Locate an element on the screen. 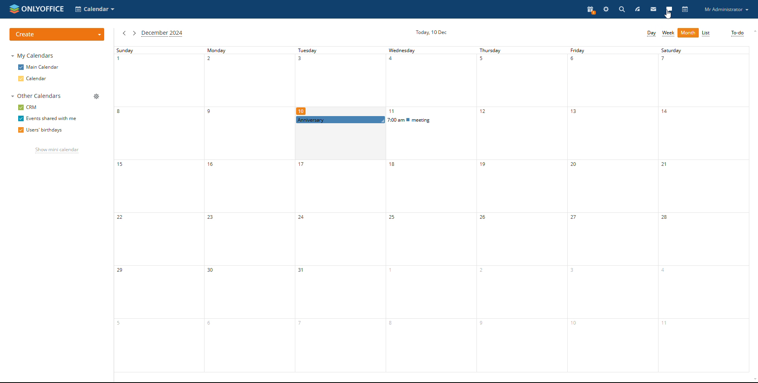 The width and height of the screenshot is (758, 383). profile is located at coordinates (726, 9).